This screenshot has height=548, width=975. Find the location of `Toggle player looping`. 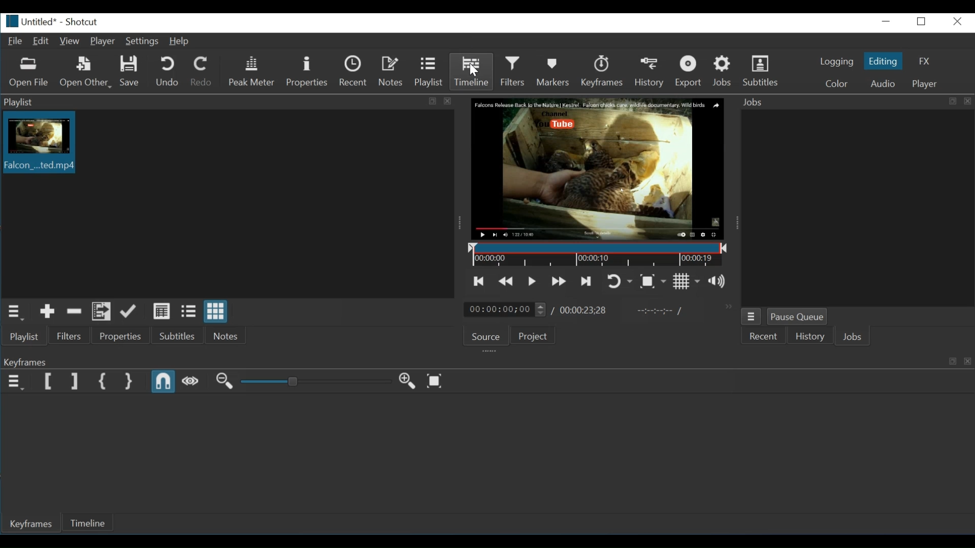

Toggle player looping is located at coordinates (620, 282).